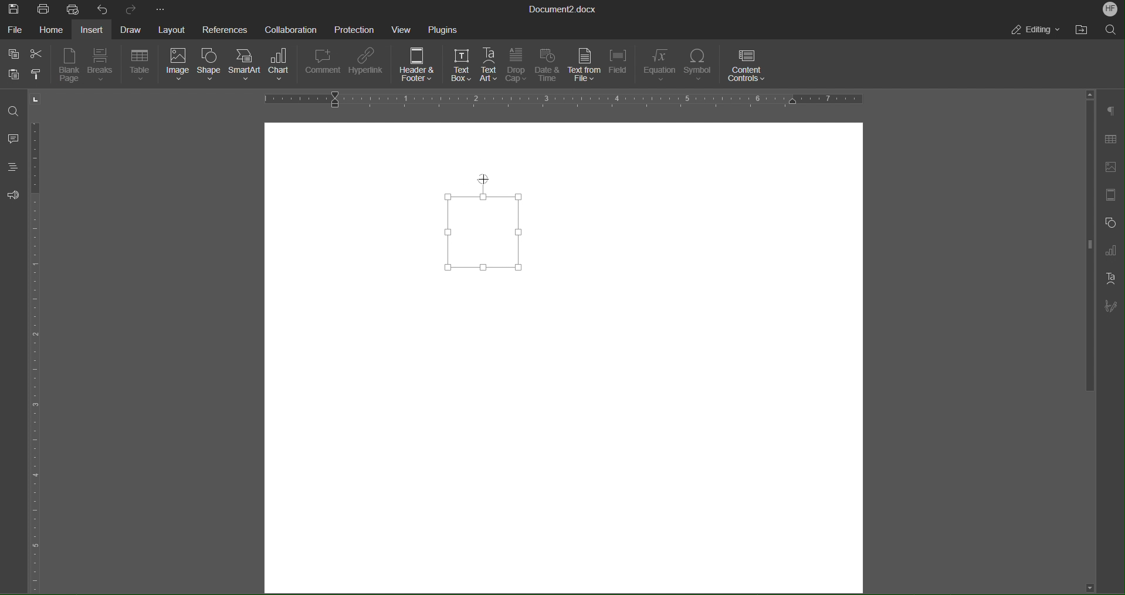 This screenshot has width=1125, height=595. What do you see at coordinates (40, 75) in the screenshot?
I see `Copy Style` at bounding box center [40, 75].